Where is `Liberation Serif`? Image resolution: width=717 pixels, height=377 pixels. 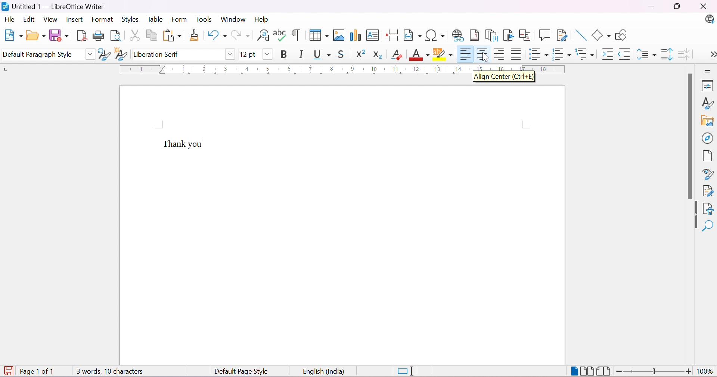 Liberation Serif is located at coordinates (158, 55).